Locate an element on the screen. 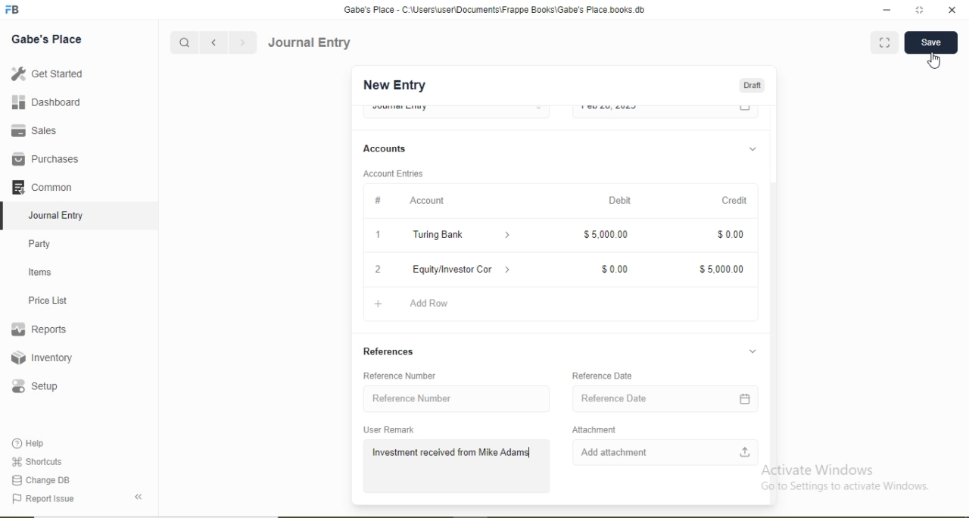  # is located at coordinates (378, 201).